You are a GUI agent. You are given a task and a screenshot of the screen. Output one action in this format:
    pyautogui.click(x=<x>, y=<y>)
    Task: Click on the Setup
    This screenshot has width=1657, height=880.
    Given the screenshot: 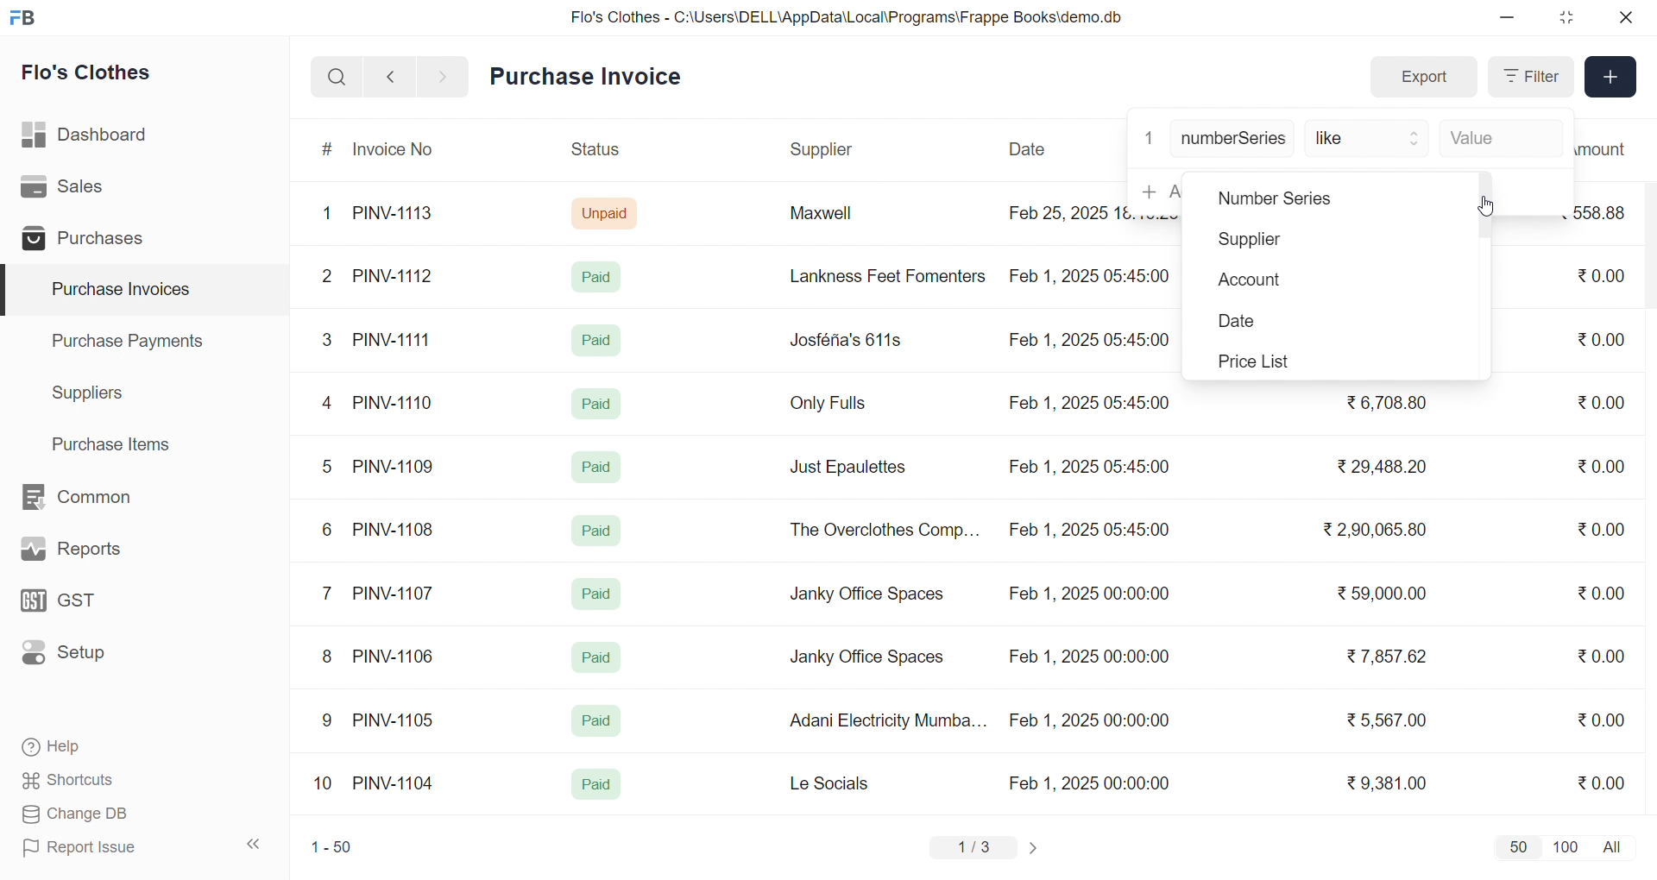 What is the action you would take?
    pyautogui.click(x=90, y=658)
    